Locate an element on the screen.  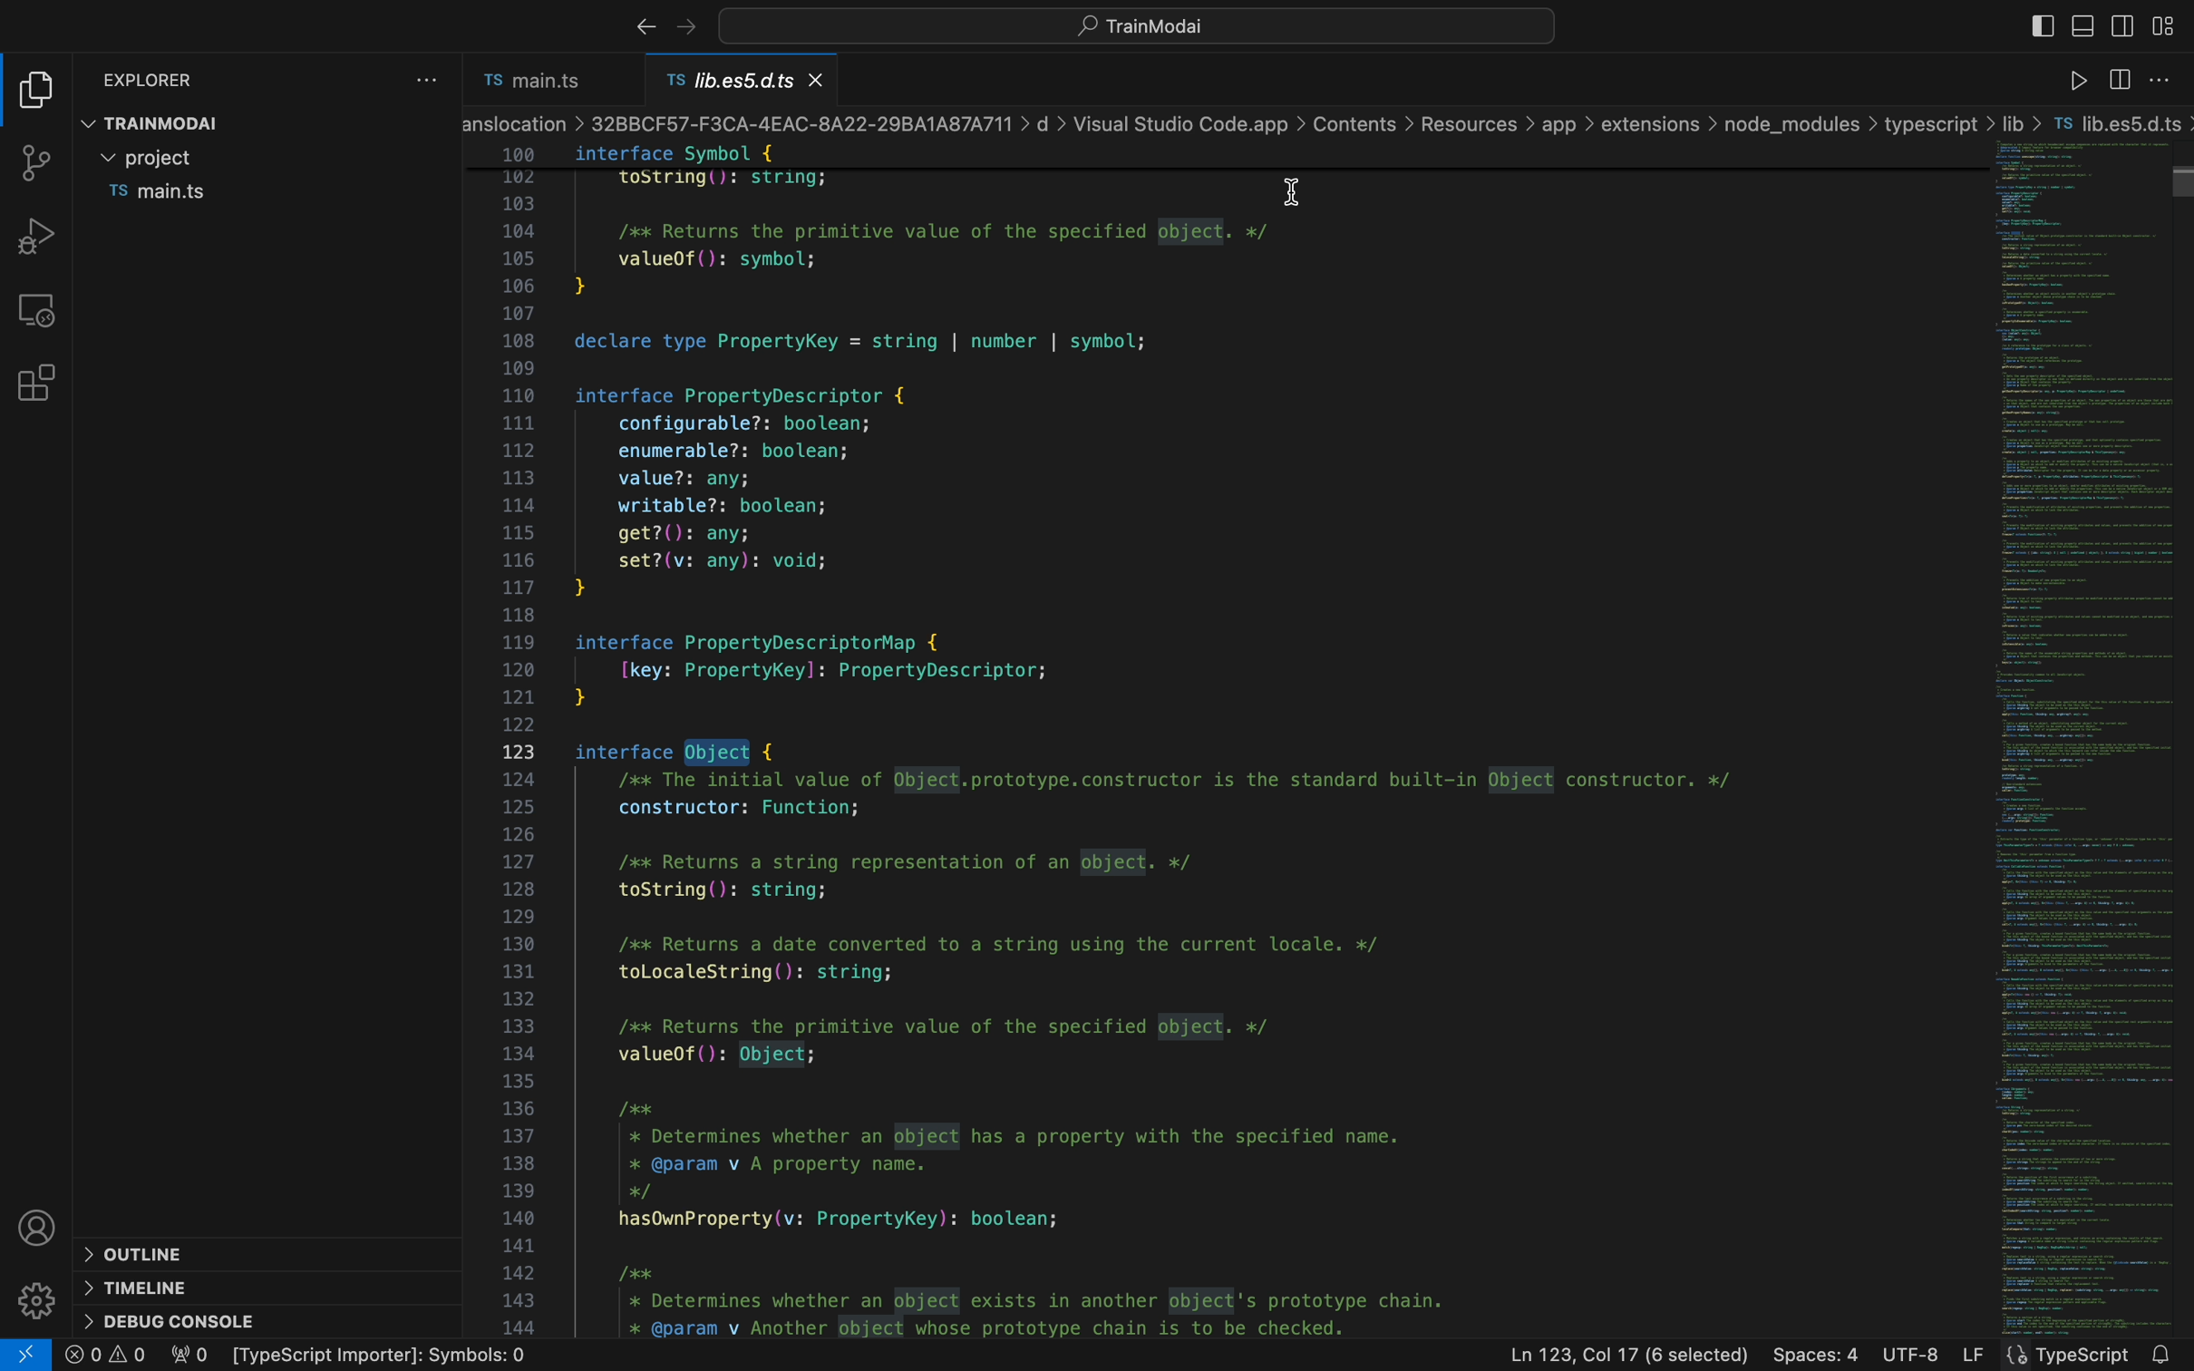
git  is located at coordinates (37, 160).